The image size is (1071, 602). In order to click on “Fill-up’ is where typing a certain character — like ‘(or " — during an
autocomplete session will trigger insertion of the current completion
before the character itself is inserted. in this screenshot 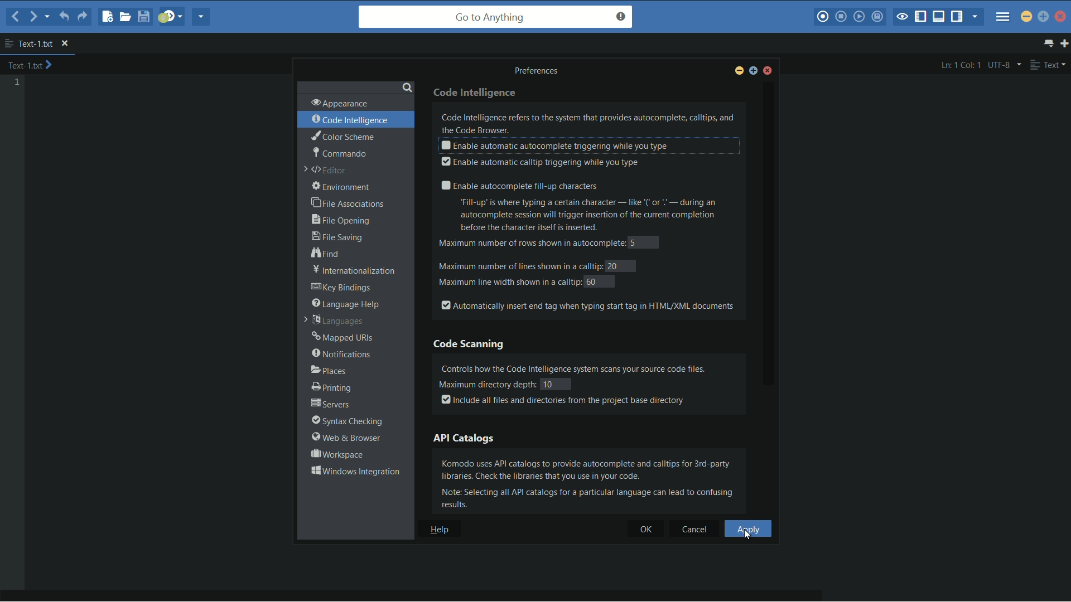, I will do `click(596, 215)`.